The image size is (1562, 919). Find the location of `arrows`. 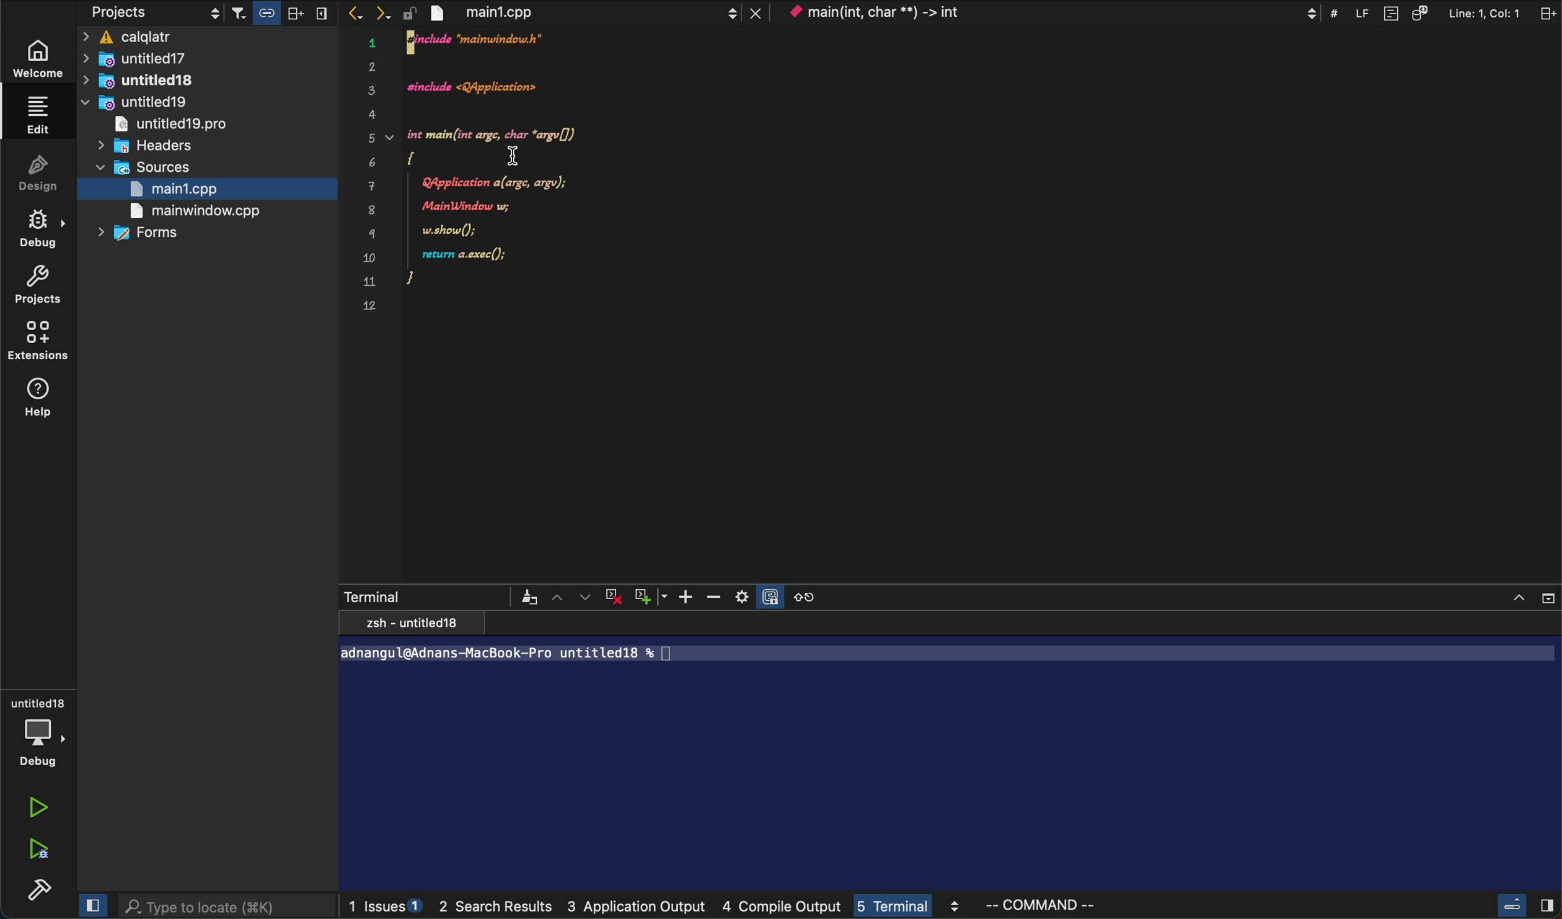

arrows is located at coordinates (572, 597).